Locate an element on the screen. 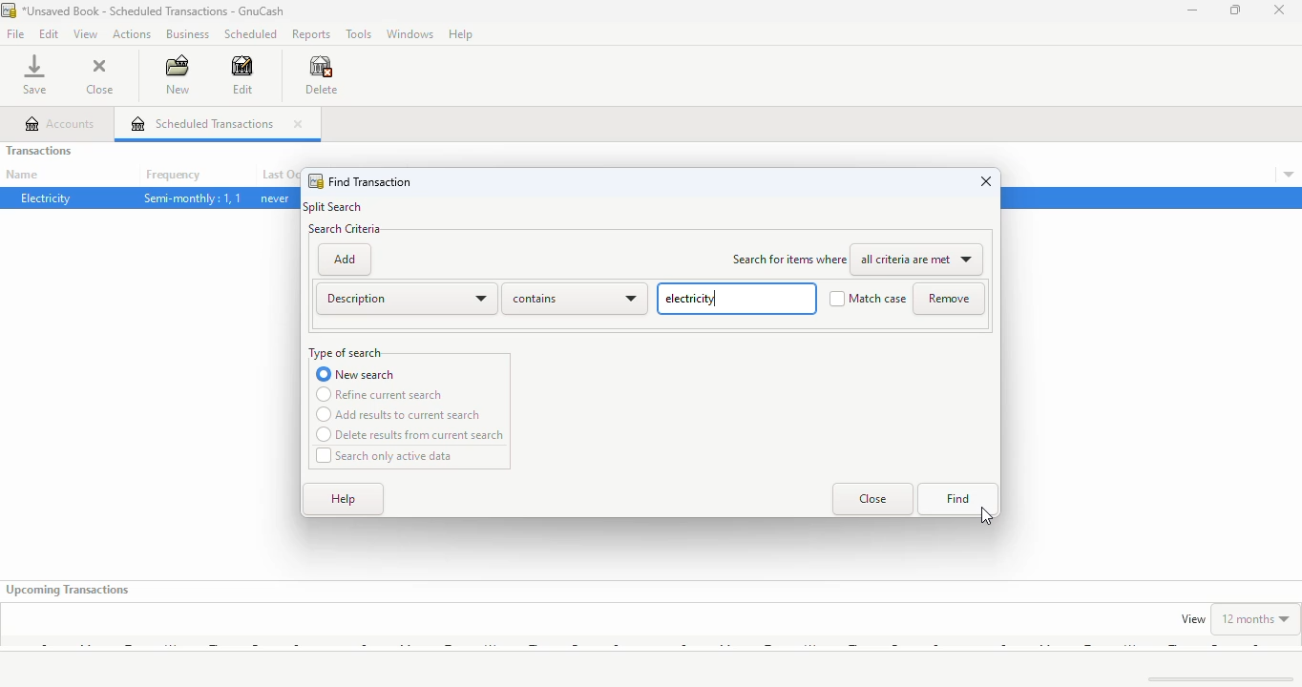 This screenshot has height=687, width=1302. search only active data is located at coordinates (386, 456).